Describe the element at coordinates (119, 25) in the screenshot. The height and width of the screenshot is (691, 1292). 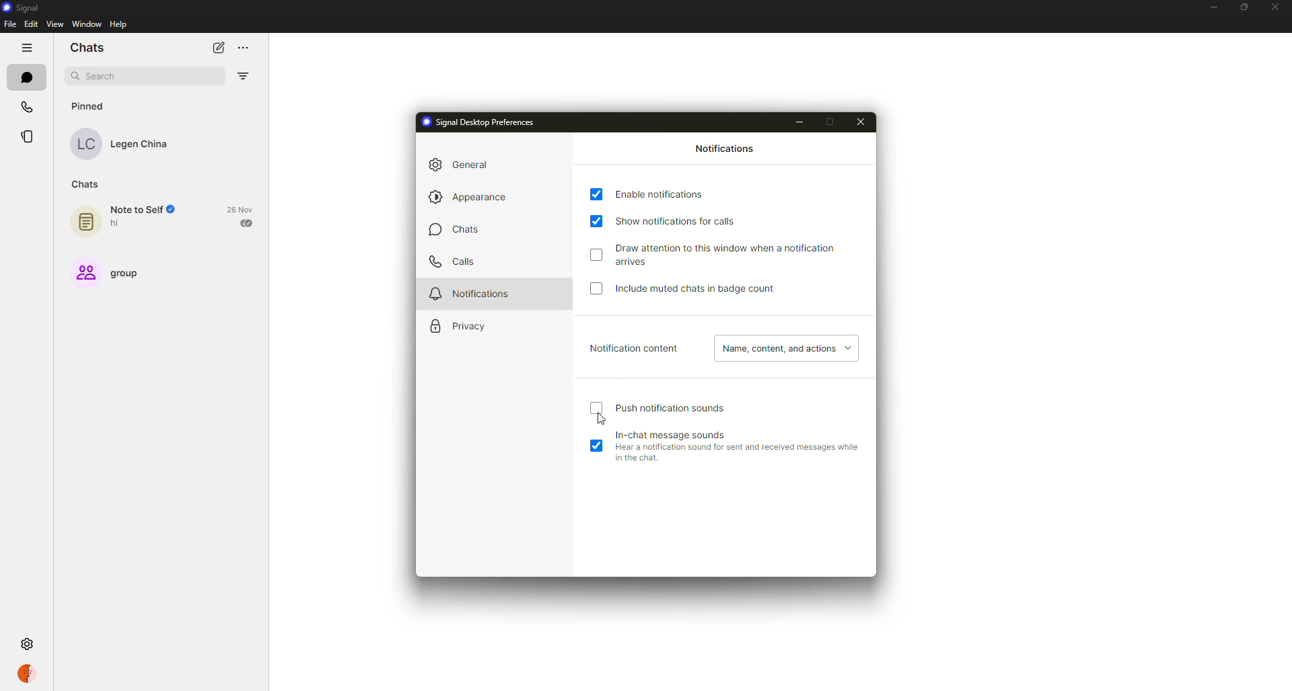
I see `help` at that location.